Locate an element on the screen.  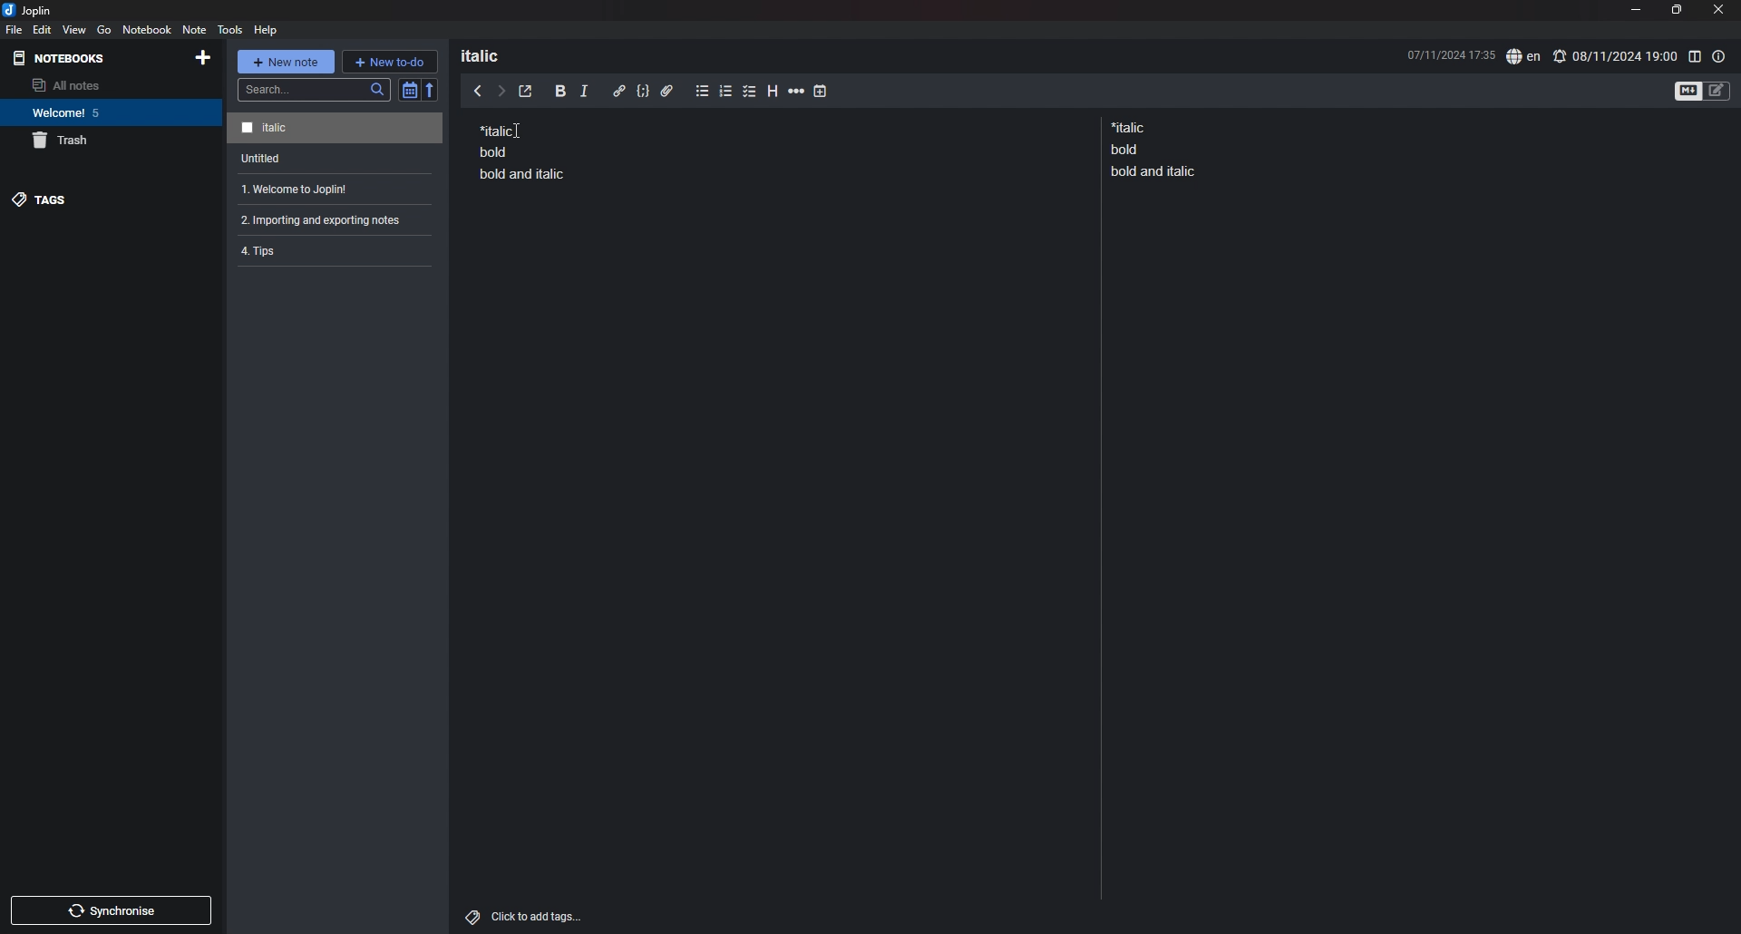
italic is located at coordinates (584, 94).